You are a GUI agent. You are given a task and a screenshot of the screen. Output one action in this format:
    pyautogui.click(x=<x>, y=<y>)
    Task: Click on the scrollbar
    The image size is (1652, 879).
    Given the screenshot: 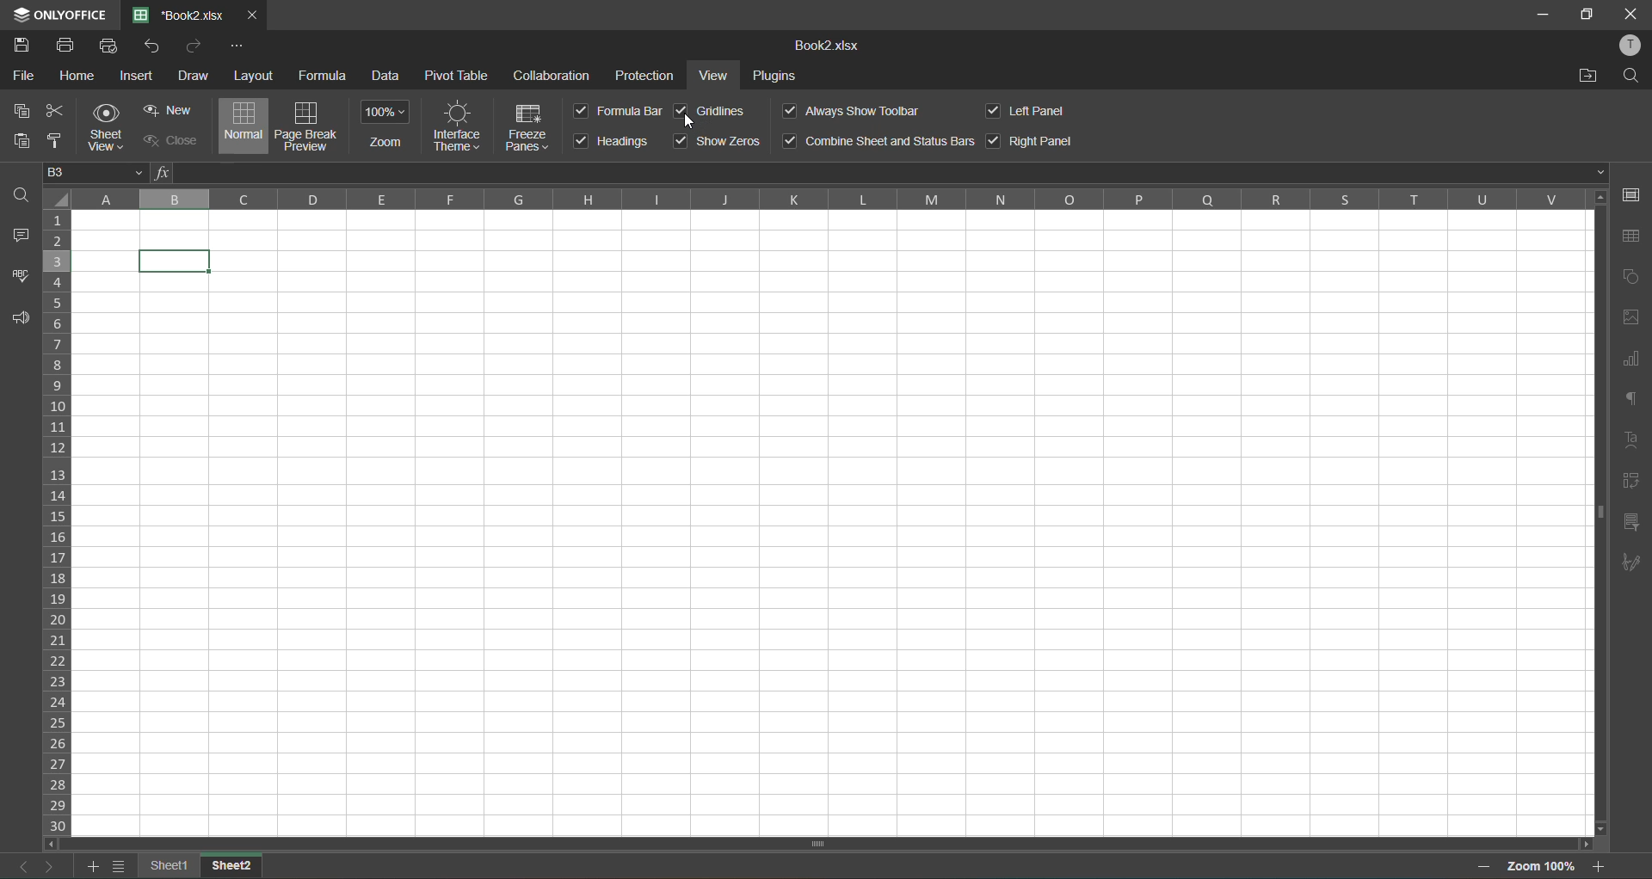 What is the action you would take?
    pyautogui.click(x=1600, y=515)
    